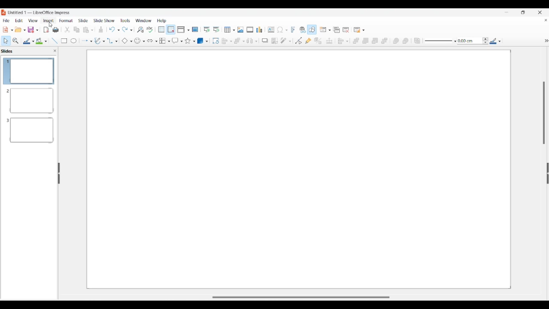  I want to click on Insert image, so click(240, 29).